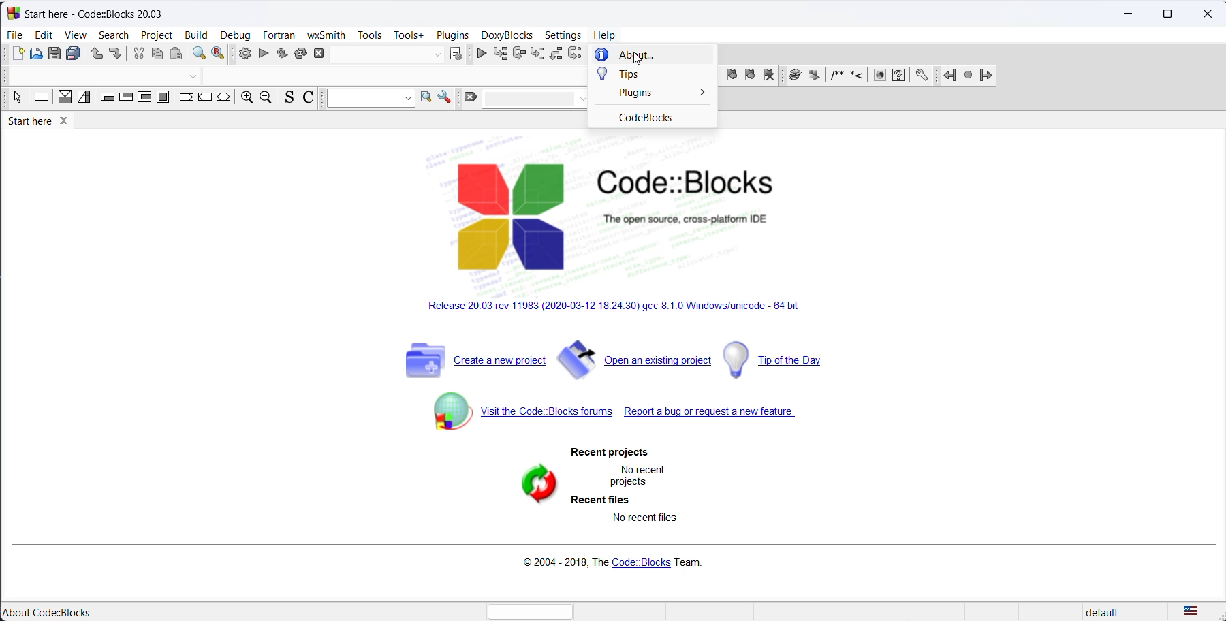 This screenshot has height=621, width=1226. What do you see at coordinates (794, 77) in the screenshot?
I see `Run doxywizard` at bounding box center [794, 77].